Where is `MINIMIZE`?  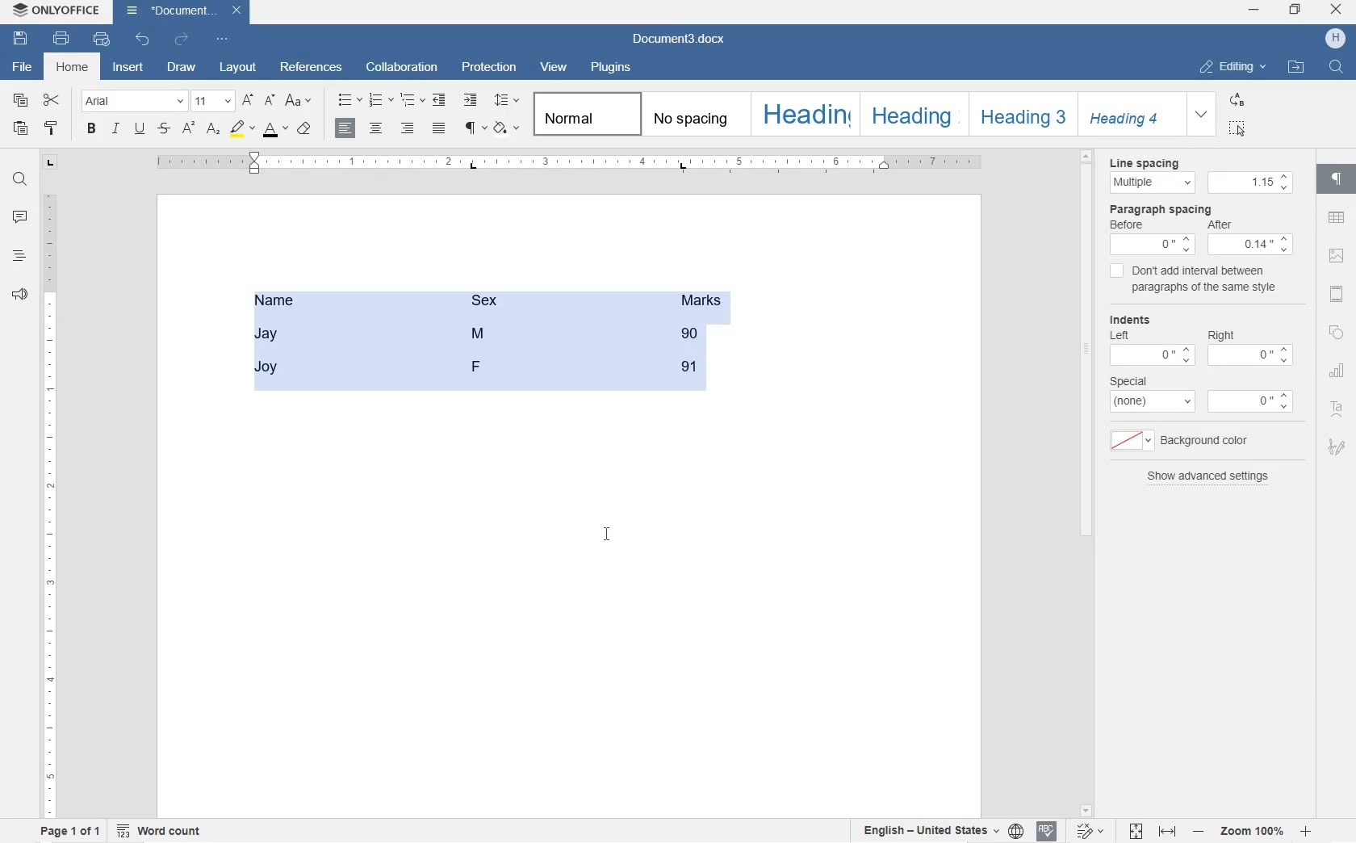 MINIMIZE is located at coordinates (1254, 8).